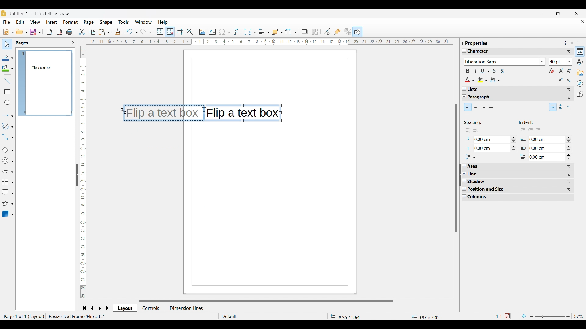 The height and width of the screenshot is (329, 586). What do you see at coordinates (8, 116) in the screenshot?
I see `Lines and arrow options` at bounding box center [8, 116].